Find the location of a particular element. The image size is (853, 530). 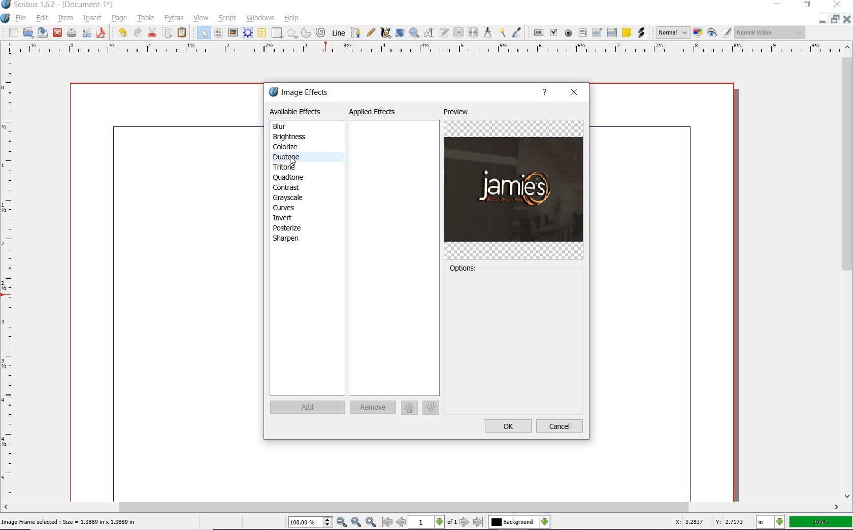

text frame is located at coordinates (219, 33).